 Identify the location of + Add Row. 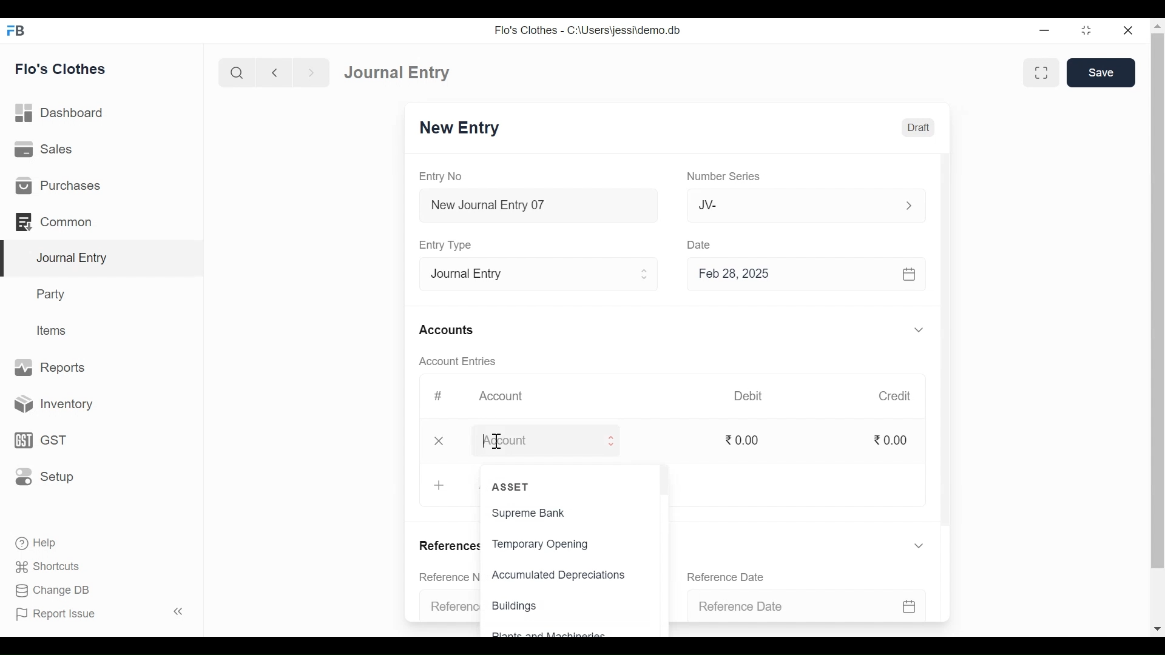
(441, 487).